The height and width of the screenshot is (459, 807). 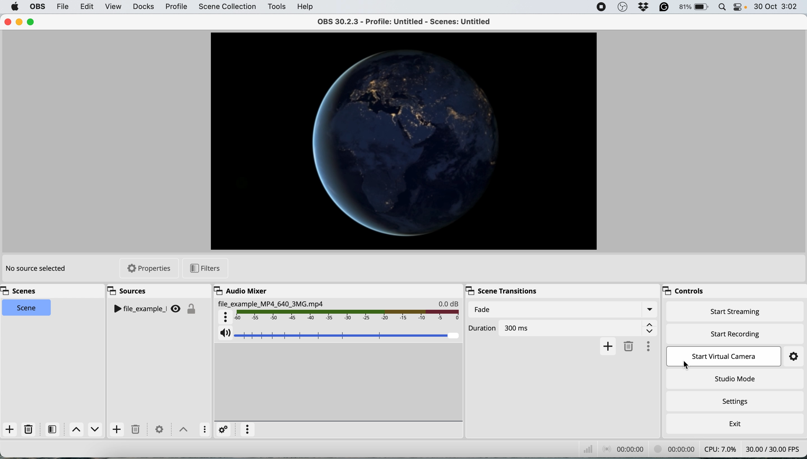 What do you see at coordinates (276, 7) in the screenshot?
I see `tools` at bounding box center [276, 7].